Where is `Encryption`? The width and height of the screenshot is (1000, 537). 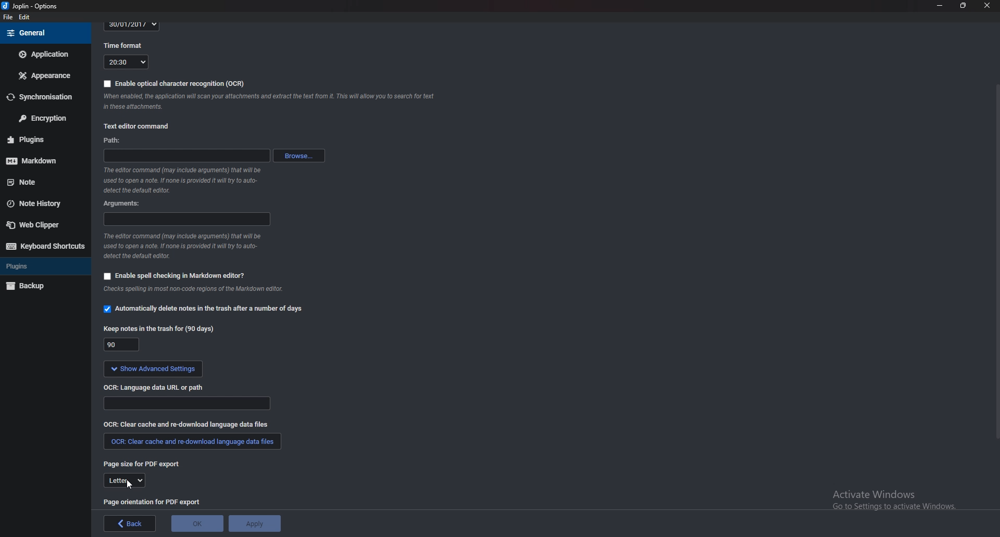
Encryption is located at coordinates (44, 117).